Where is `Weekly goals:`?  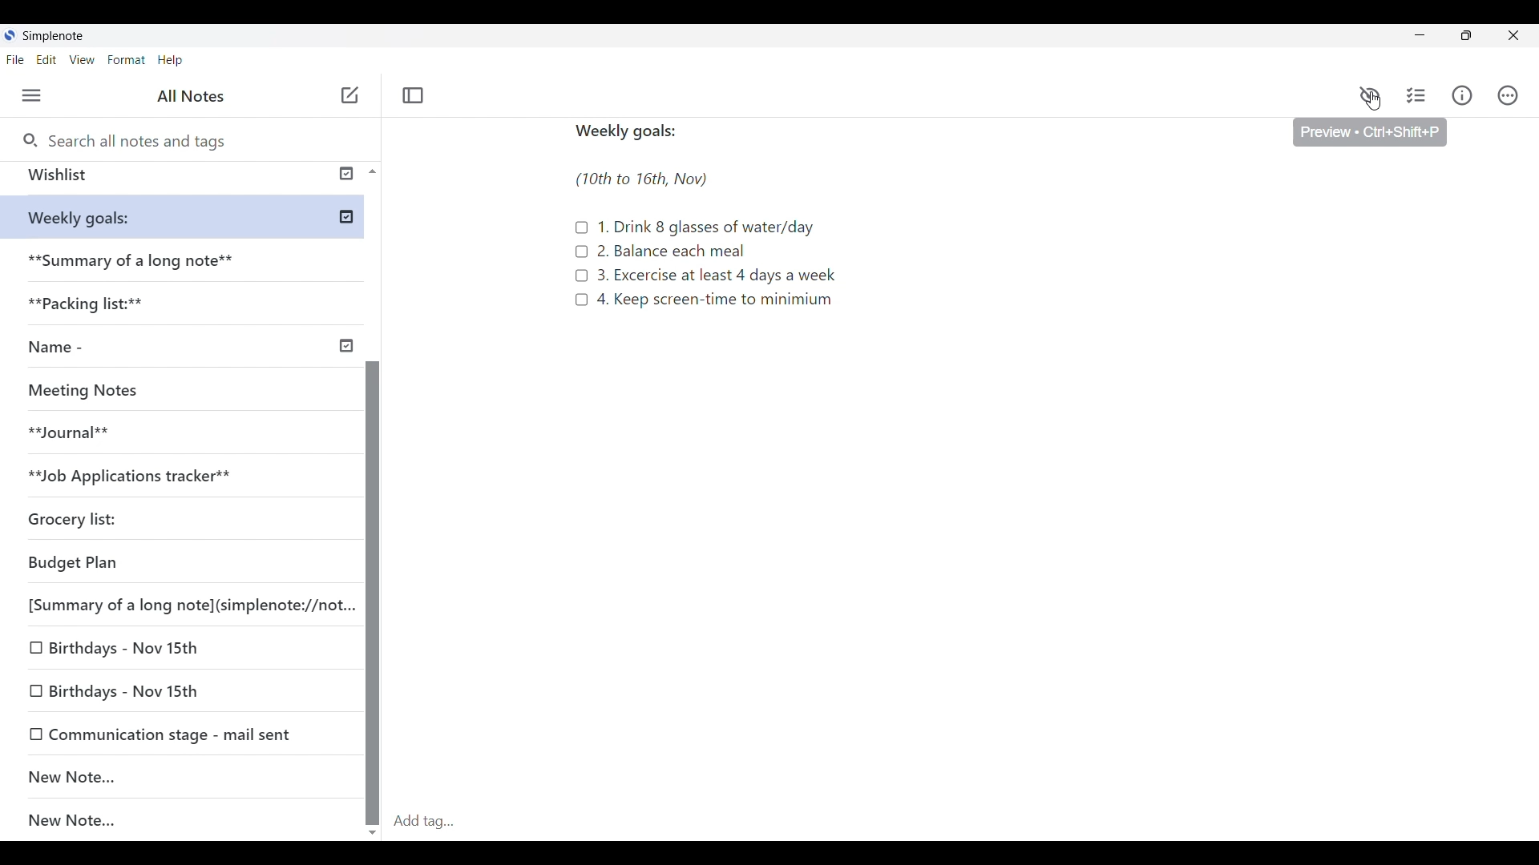 Weekly goals: is located at coordinates (636, 128).